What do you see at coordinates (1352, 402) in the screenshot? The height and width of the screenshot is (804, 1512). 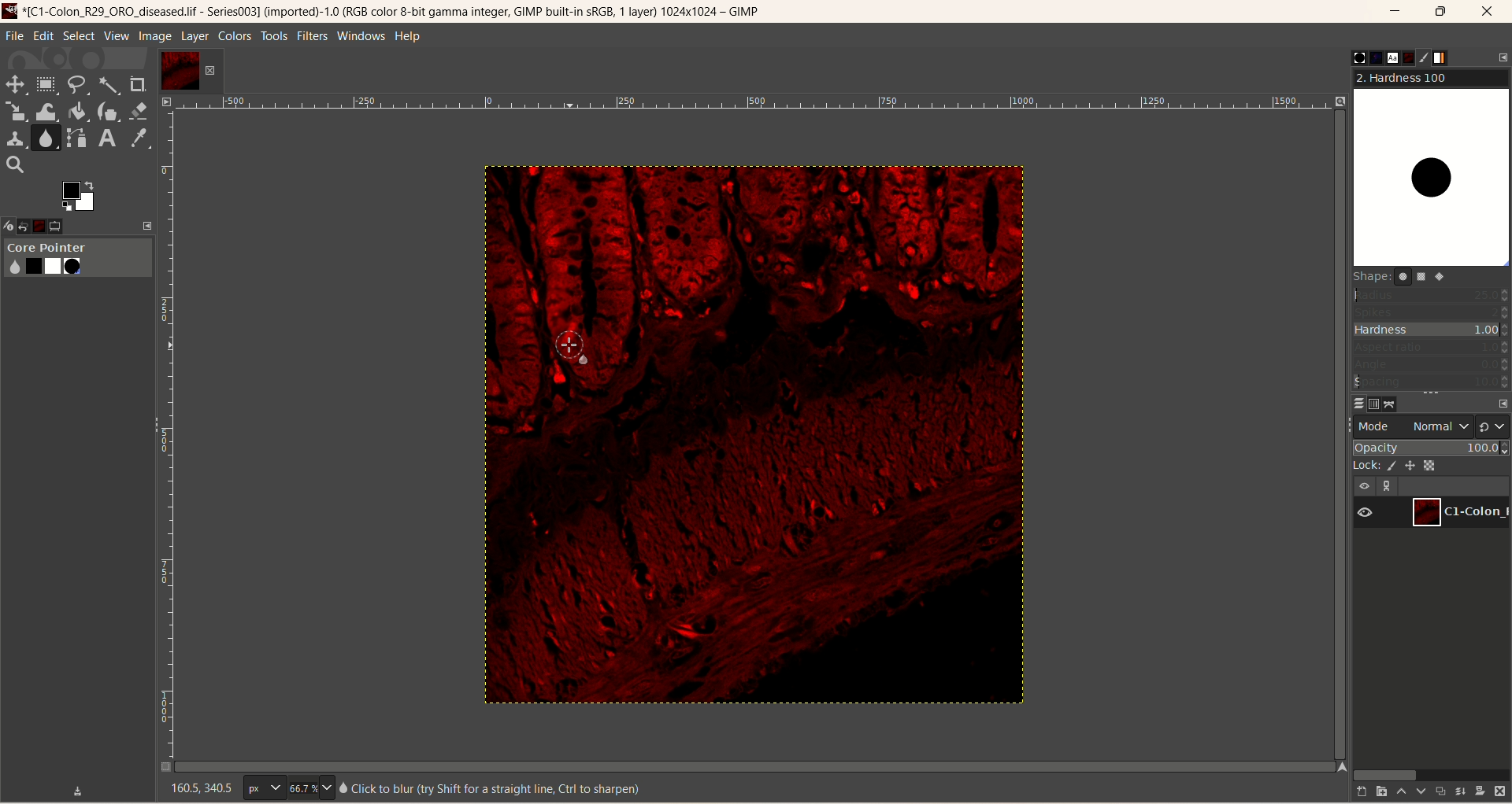 I see `layers` at bounding box center [1352, 402].